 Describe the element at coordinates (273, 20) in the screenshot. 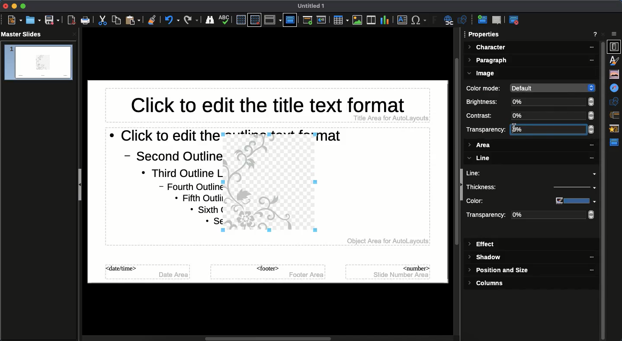

I see `Display view` at that location.